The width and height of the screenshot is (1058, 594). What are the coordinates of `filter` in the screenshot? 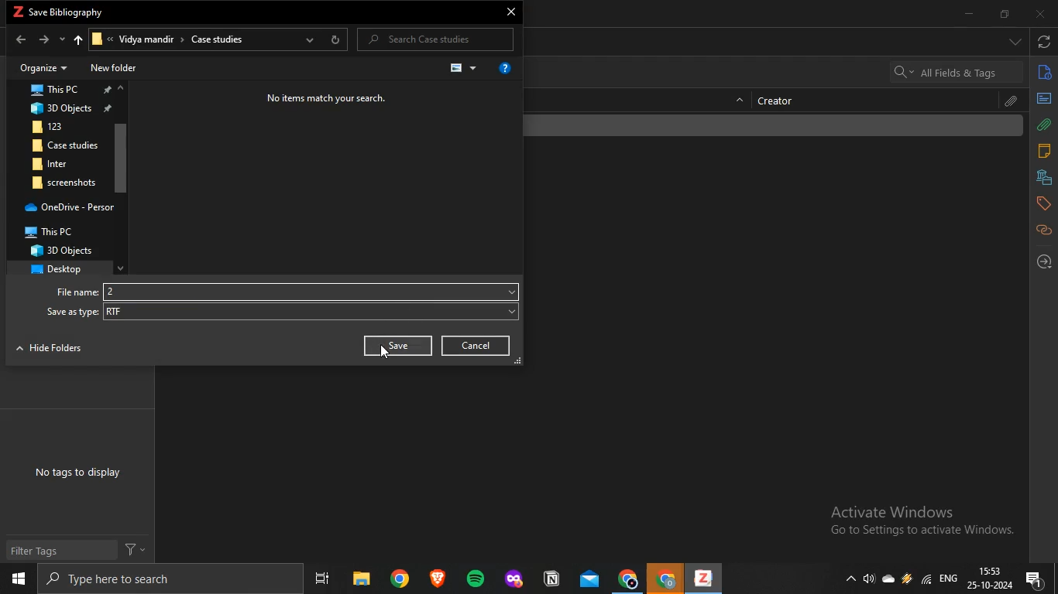 It's located at (137, 548).